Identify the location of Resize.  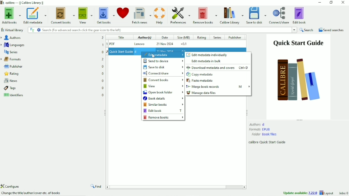
(105, 113).